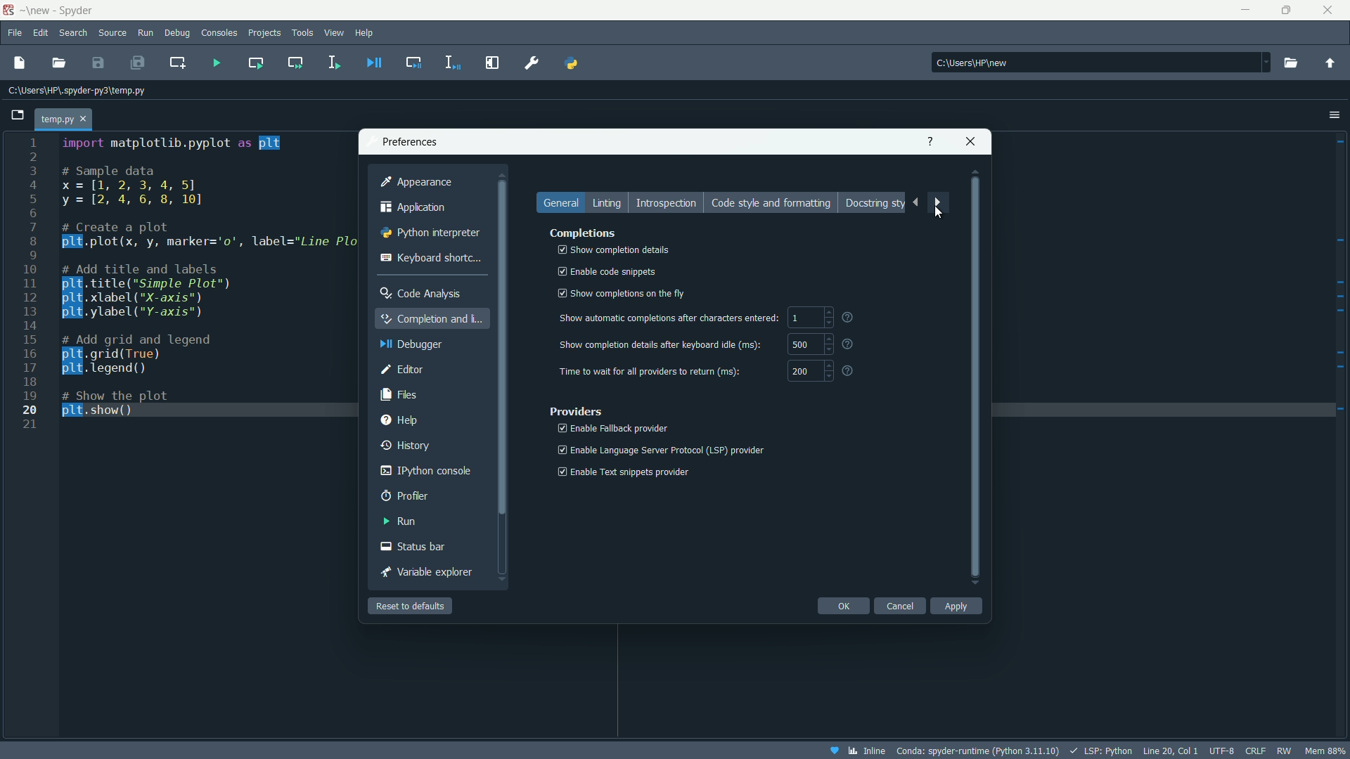  What do you see at coordinates (255, 62) in the screenshot?
I see `run current cell` at bounding box center [255, 62].